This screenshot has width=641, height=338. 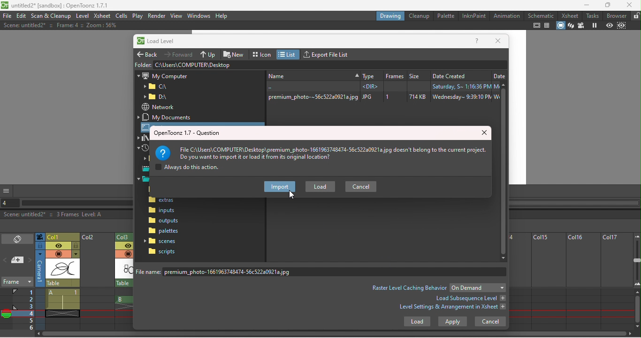 What do you see at coordinates (6, 261) in the screenshot?
I see `Previous memo` at bounding box center [6, 261].